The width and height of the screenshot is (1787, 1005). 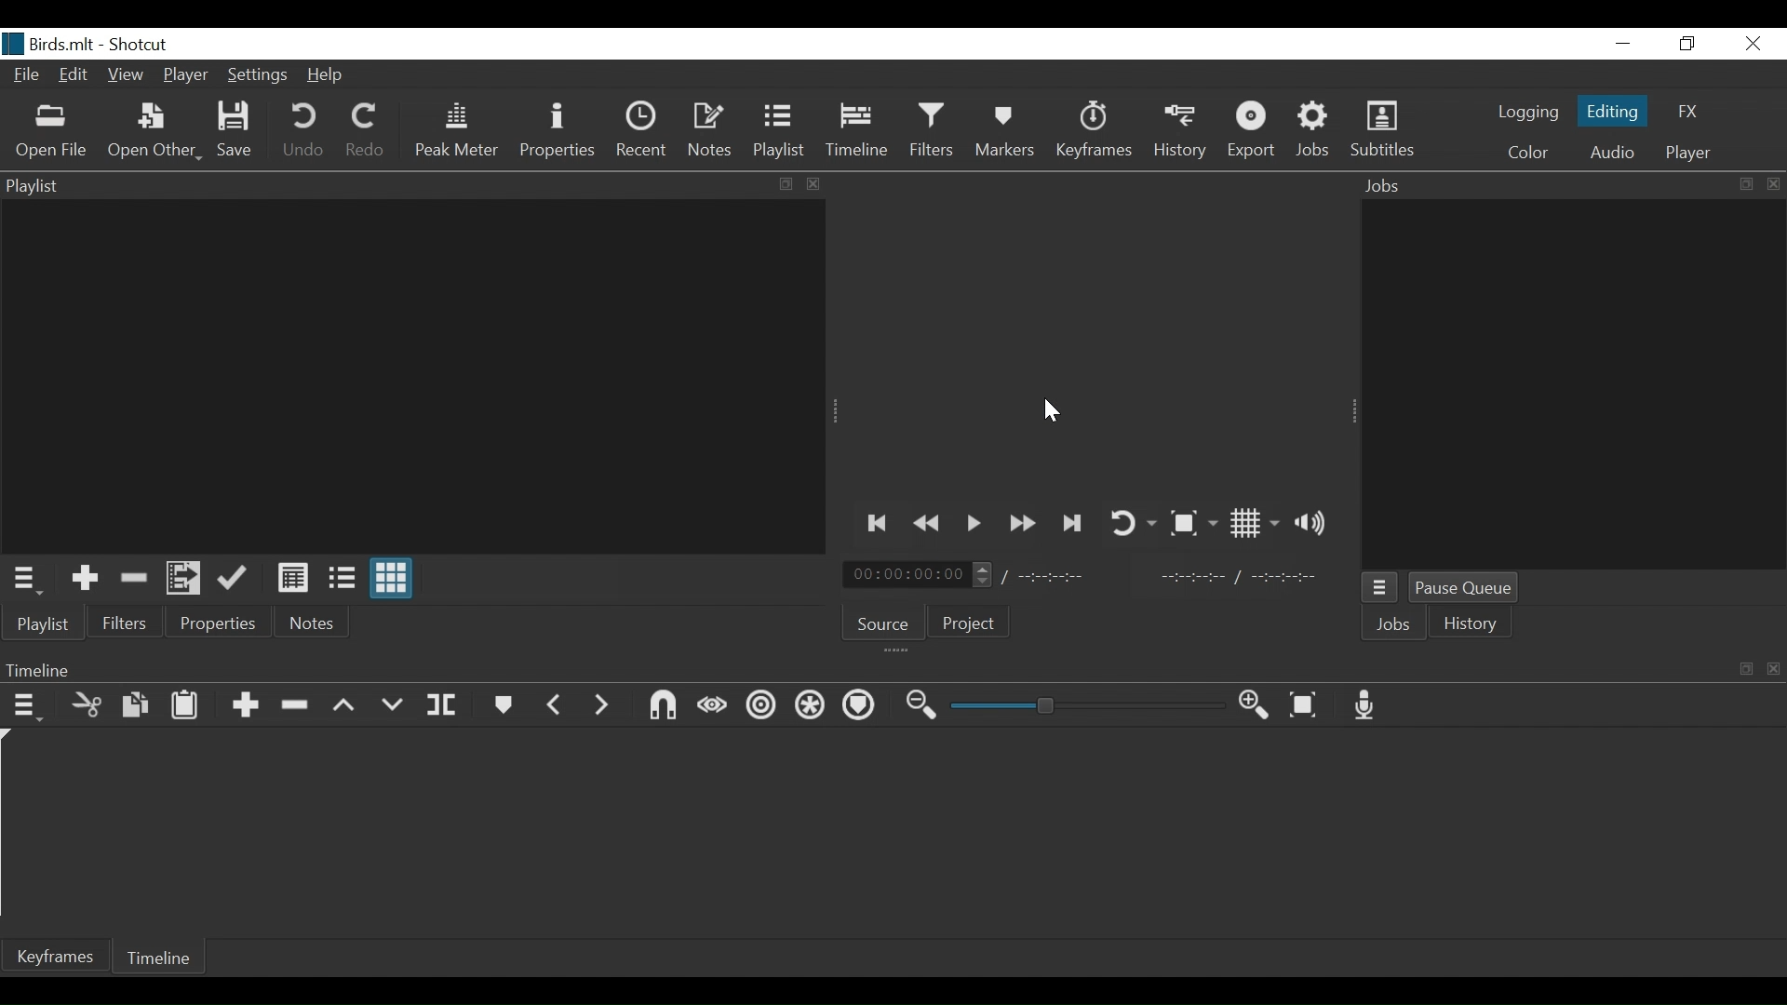 What do you see at coordinates (1319, 129) in the screenshot?
I see `Jobs` at bounding box center [1319, 129].